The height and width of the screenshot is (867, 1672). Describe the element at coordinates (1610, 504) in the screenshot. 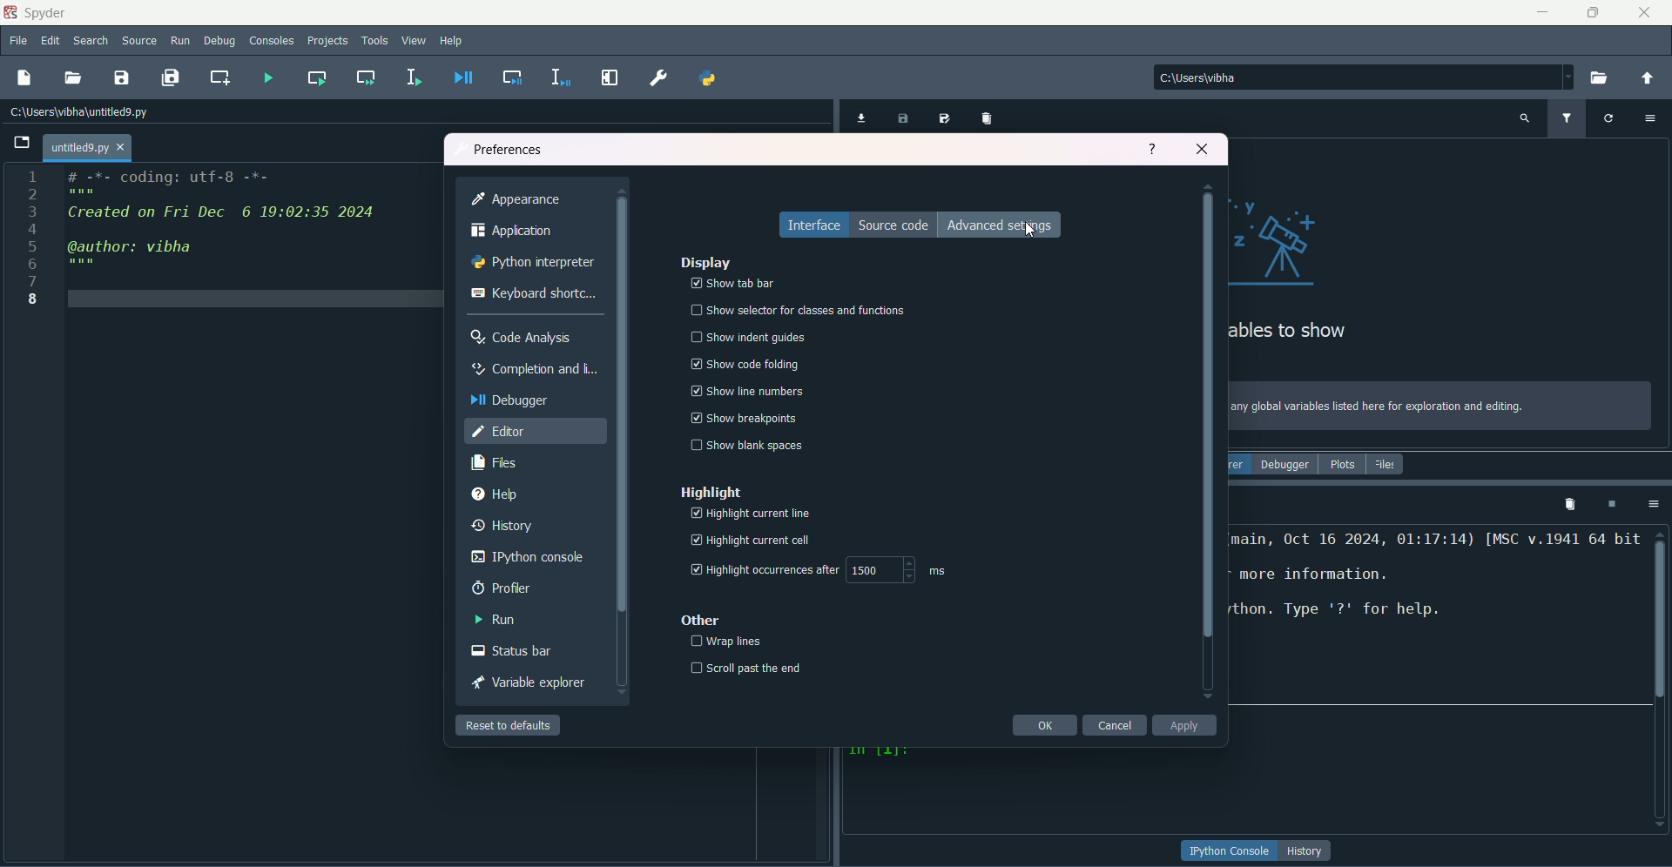

I see `interrupt kernel` at that location.